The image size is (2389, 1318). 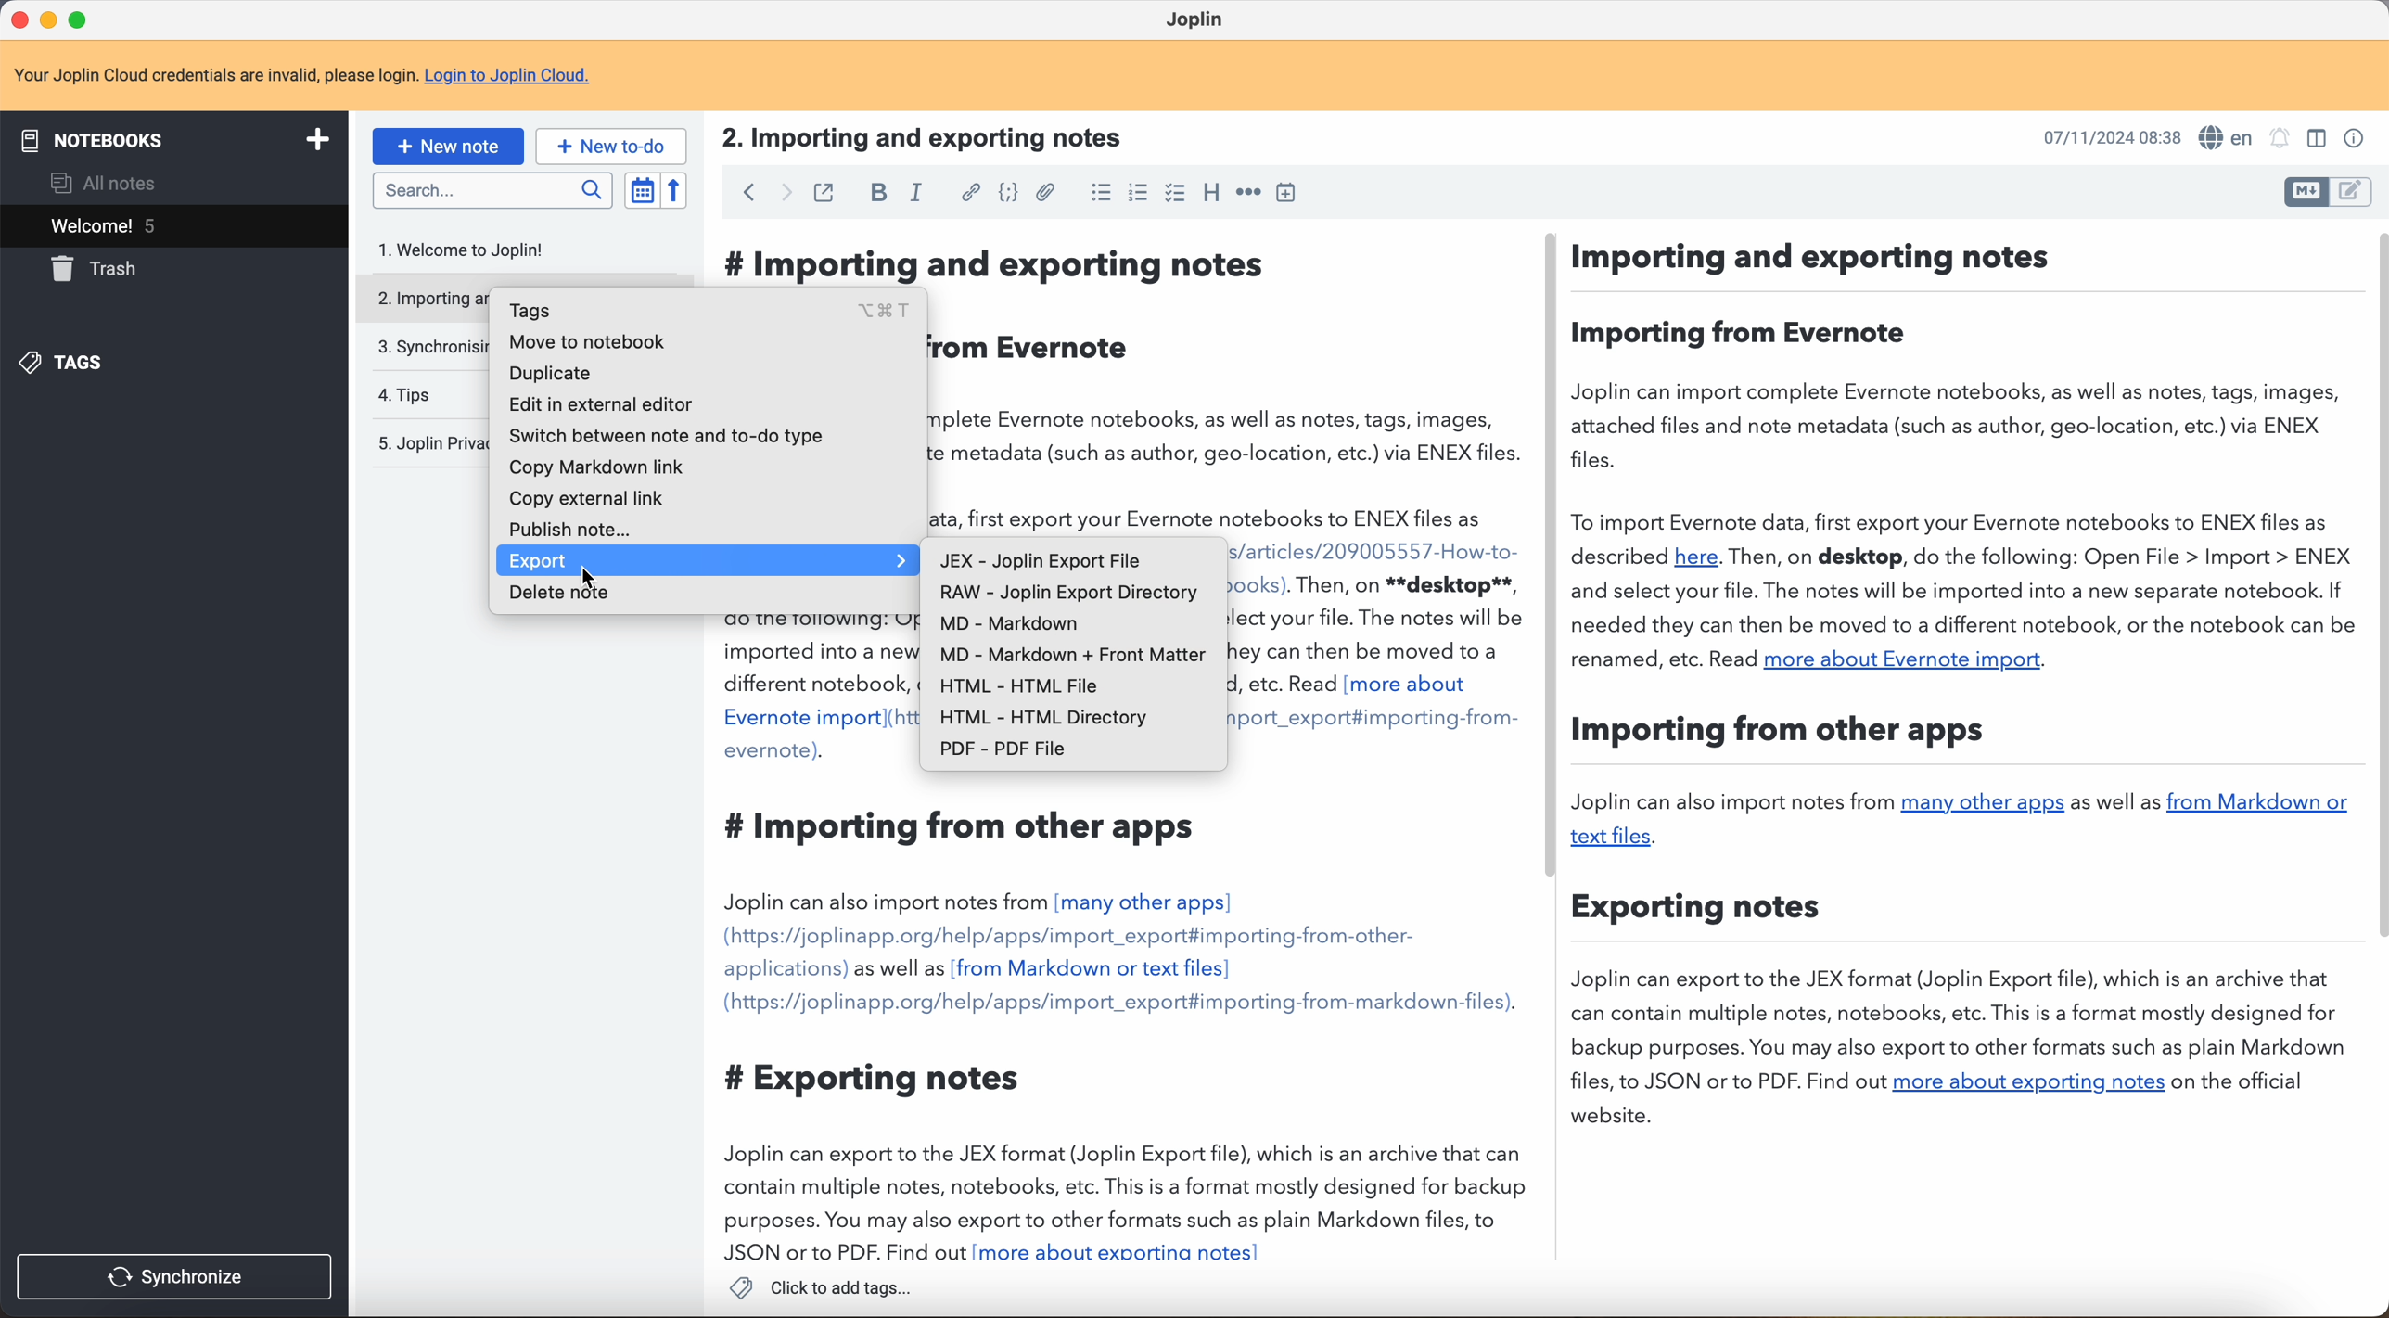 What do you see at coordinates (181, 137) in the screenshot?
I see `notebooks` at bounding box center [181, 137].